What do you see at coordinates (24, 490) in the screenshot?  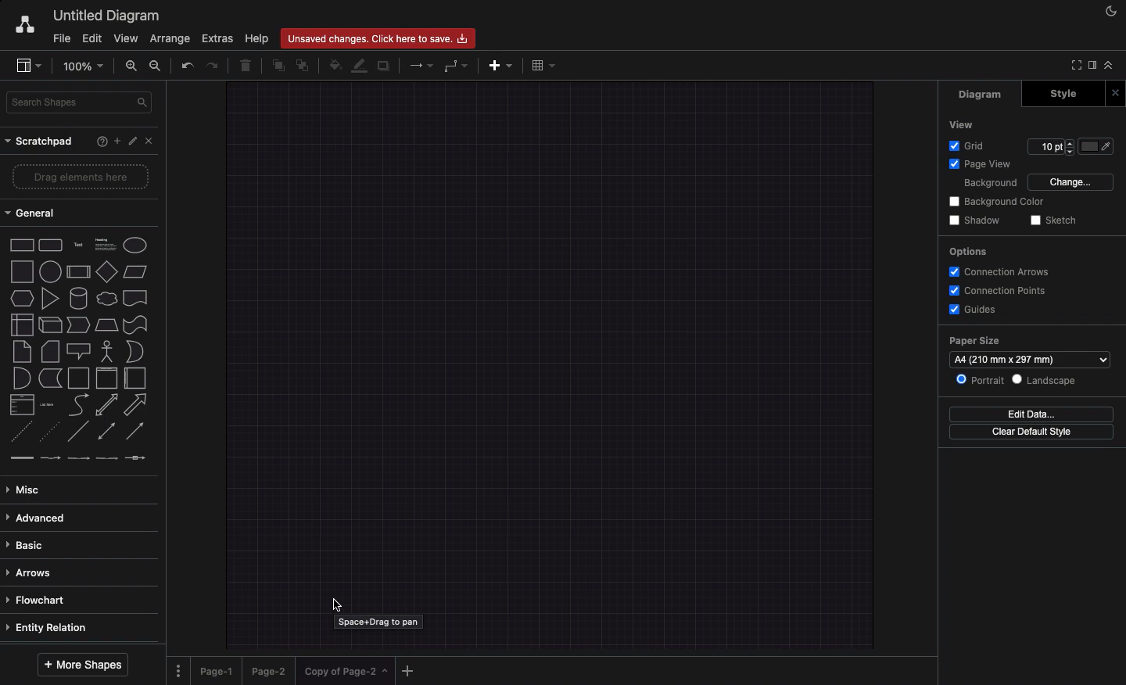 I see `Misc` at bounding box center [24, 490].